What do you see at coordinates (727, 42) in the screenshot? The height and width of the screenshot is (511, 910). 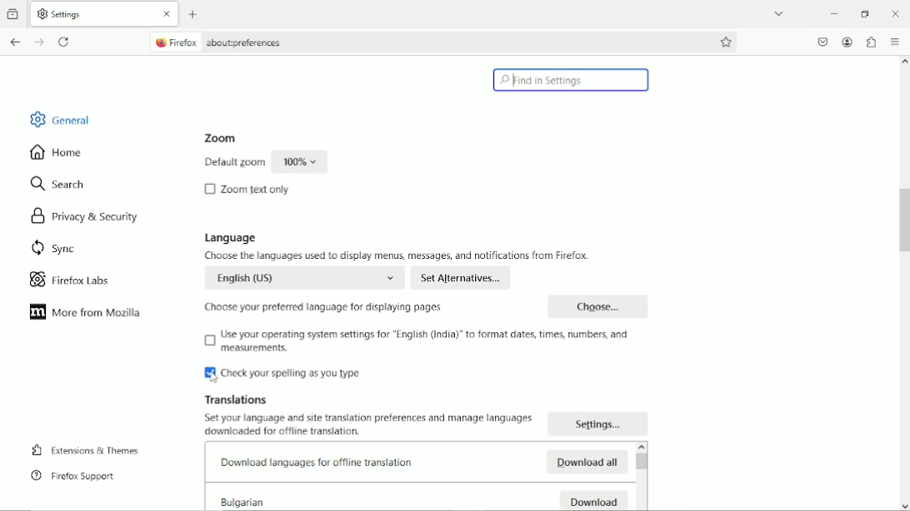 I see `Bookmark this page` at bounding box center [727, 42].